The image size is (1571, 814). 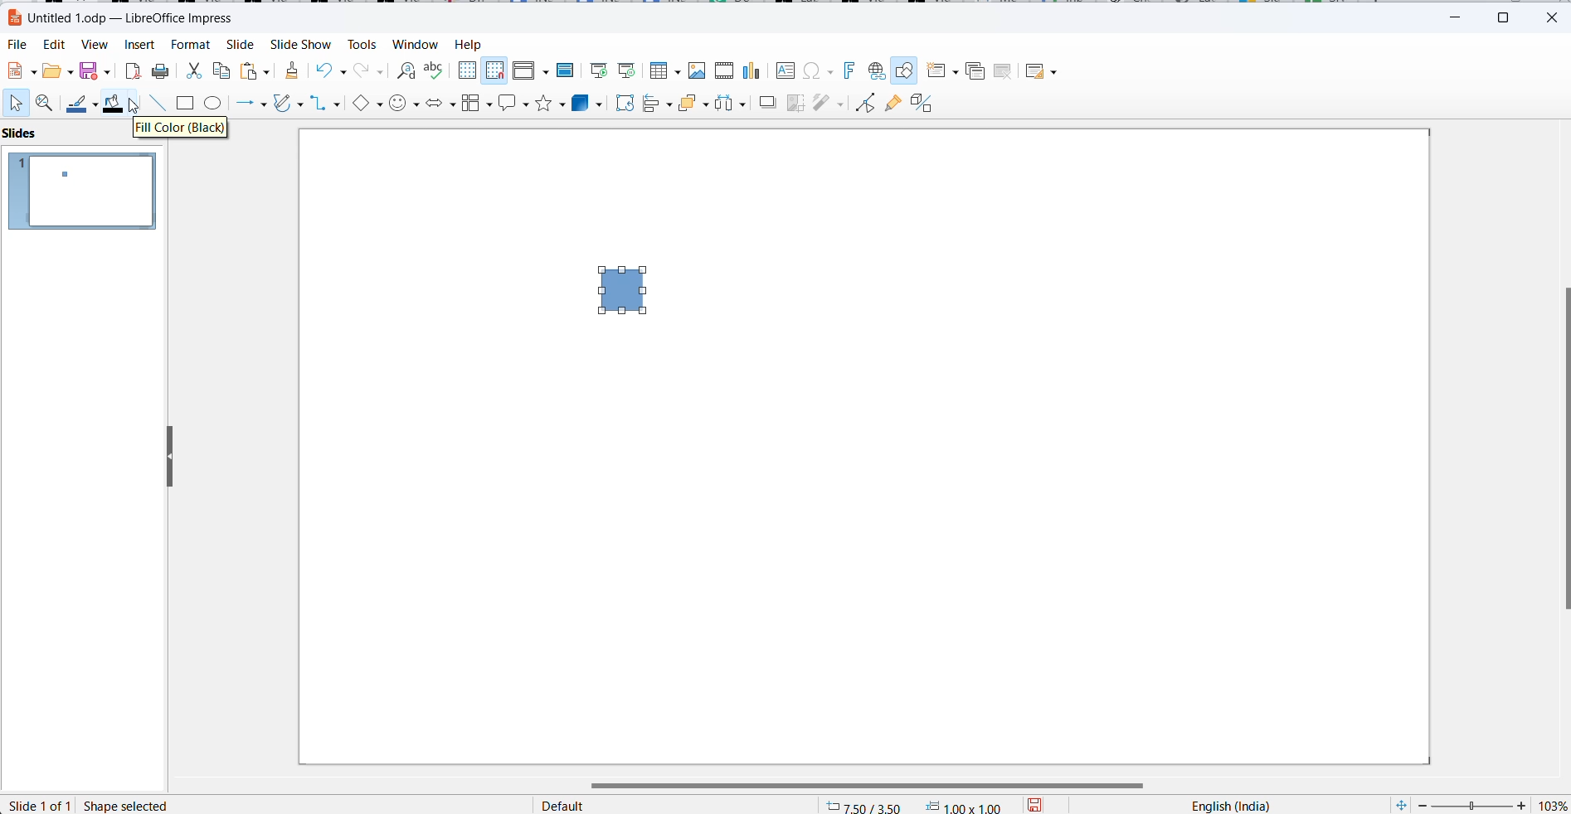 I want to click on slide preview, so click(x=79, y=191).